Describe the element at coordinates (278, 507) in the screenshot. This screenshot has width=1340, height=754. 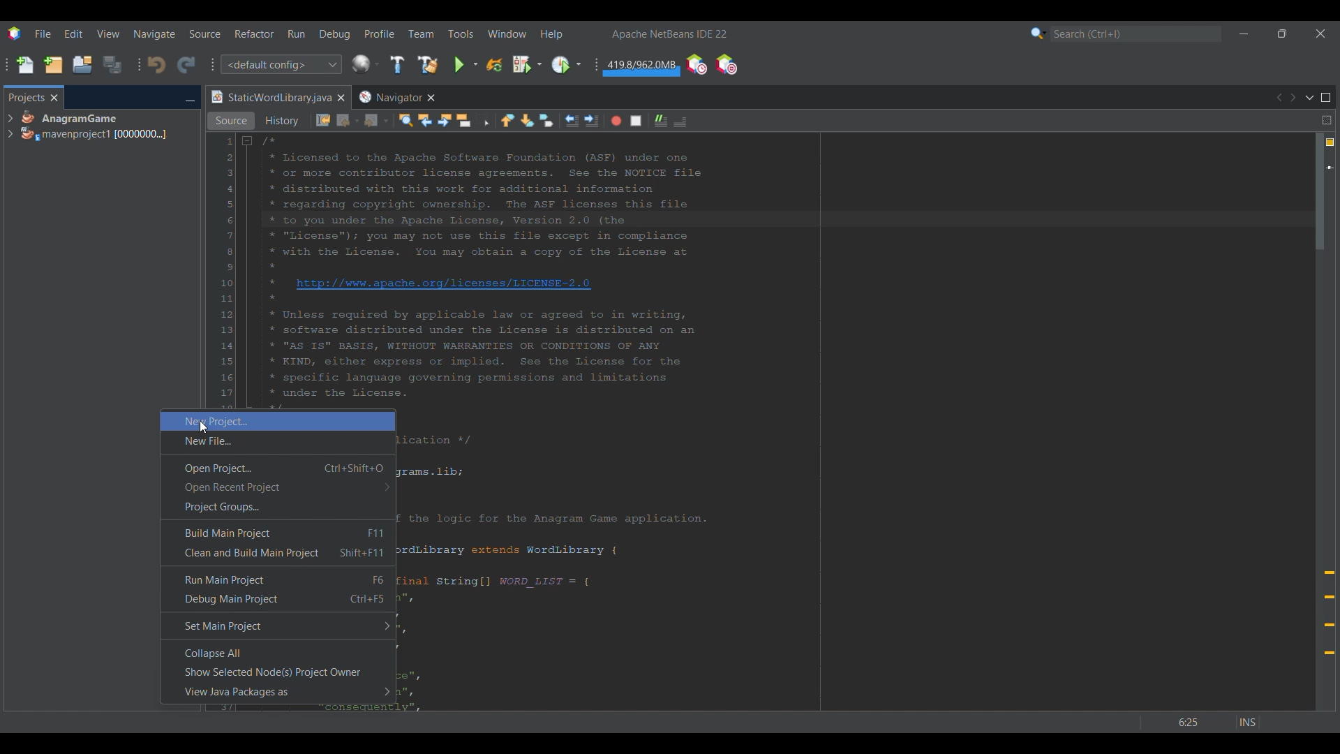
I see `Project groups` at that location.